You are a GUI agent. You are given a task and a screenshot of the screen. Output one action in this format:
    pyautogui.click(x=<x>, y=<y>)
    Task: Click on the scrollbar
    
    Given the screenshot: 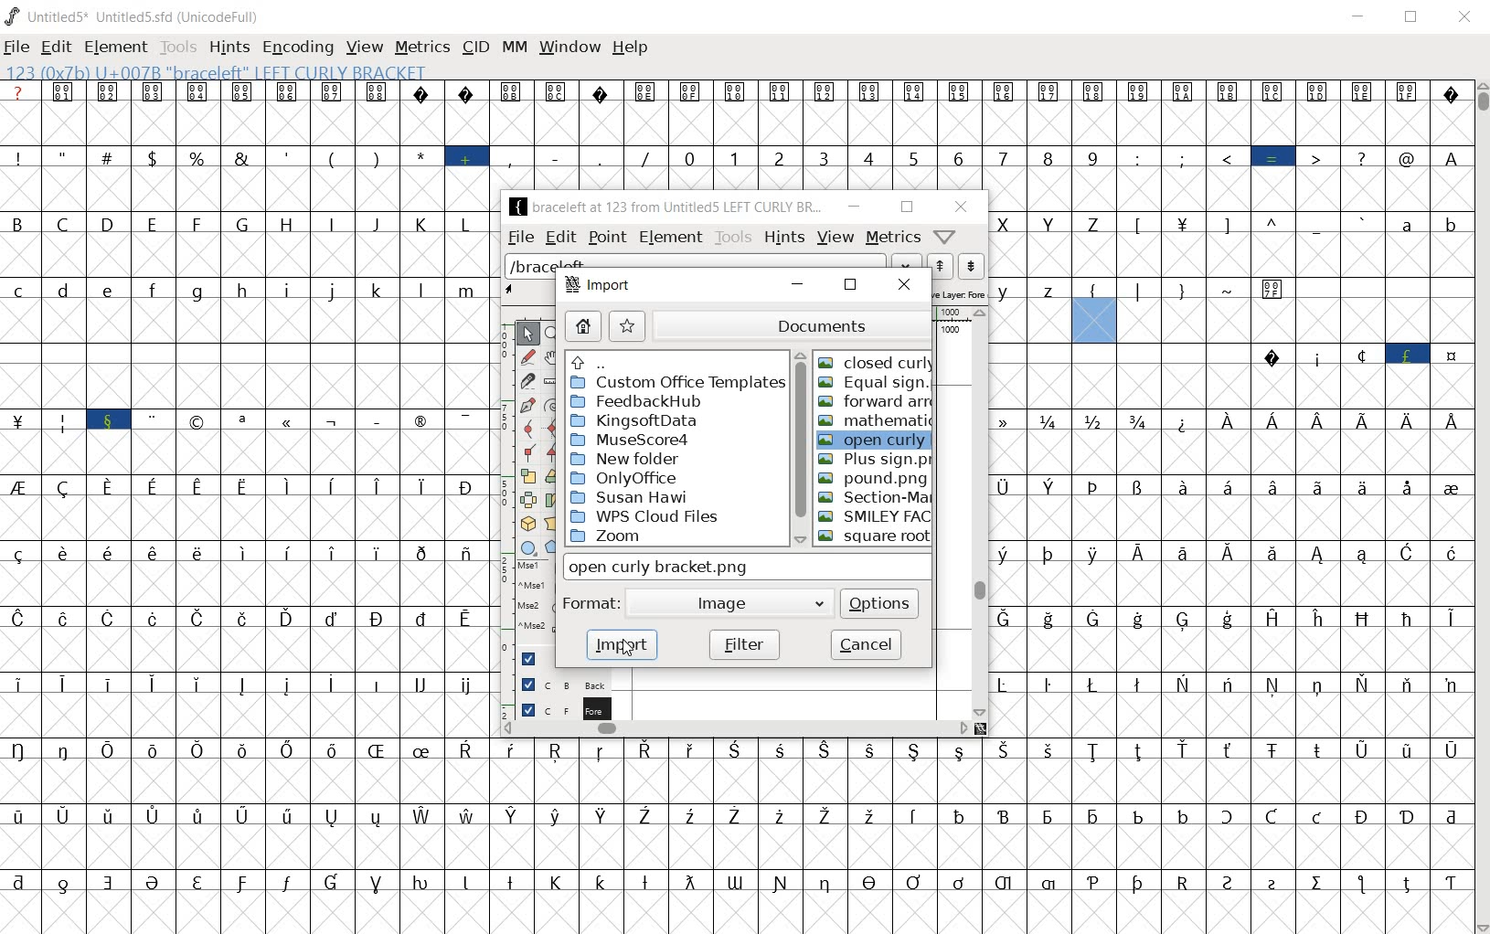 What is the action you would take?
    pyautogui.click(x=982, y=513)
    